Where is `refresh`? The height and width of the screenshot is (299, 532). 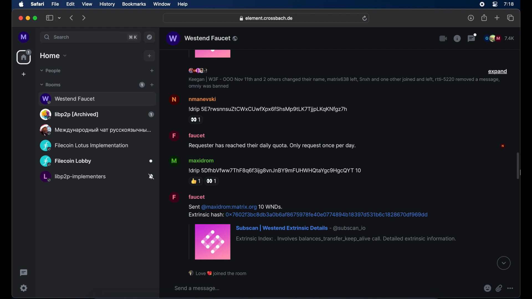
refresh is located at coordinates (364, 19).